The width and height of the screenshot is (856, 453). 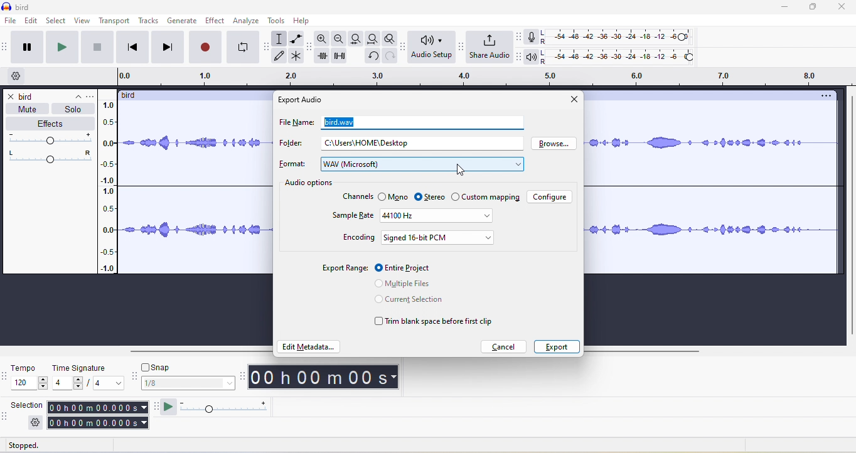 What do you see at coordinates (436, 216) in the screenshot?
I see `44100hz` at bounding box center [436, 216].